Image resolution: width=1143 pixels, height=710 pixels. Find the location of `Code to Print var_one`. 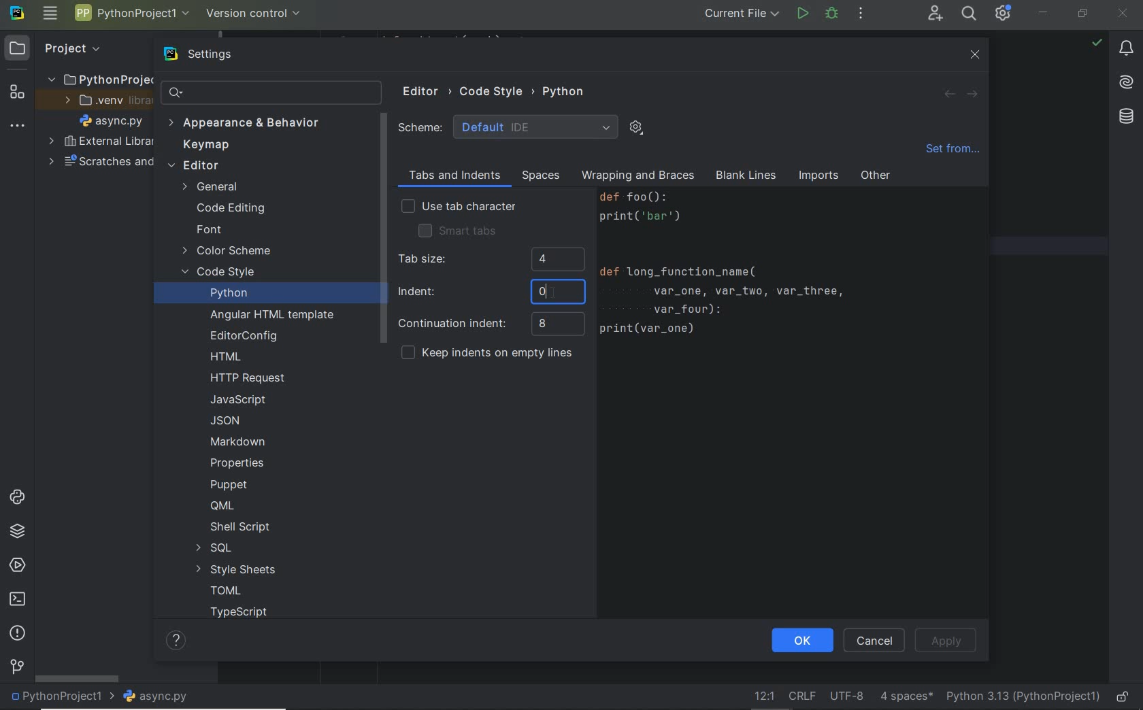

Code to Print var_one is located at coordinates (735, 269).